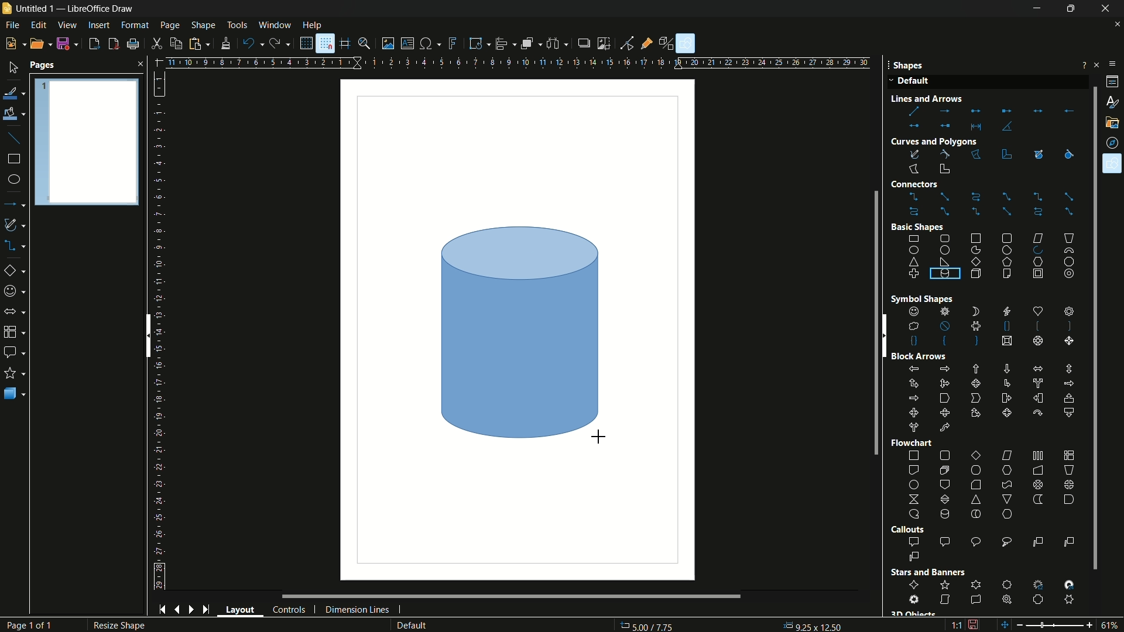 Image resolution: width=1124 pixels, height=632 pixels. I want to click on export directly as pdf, so click(114, 43).